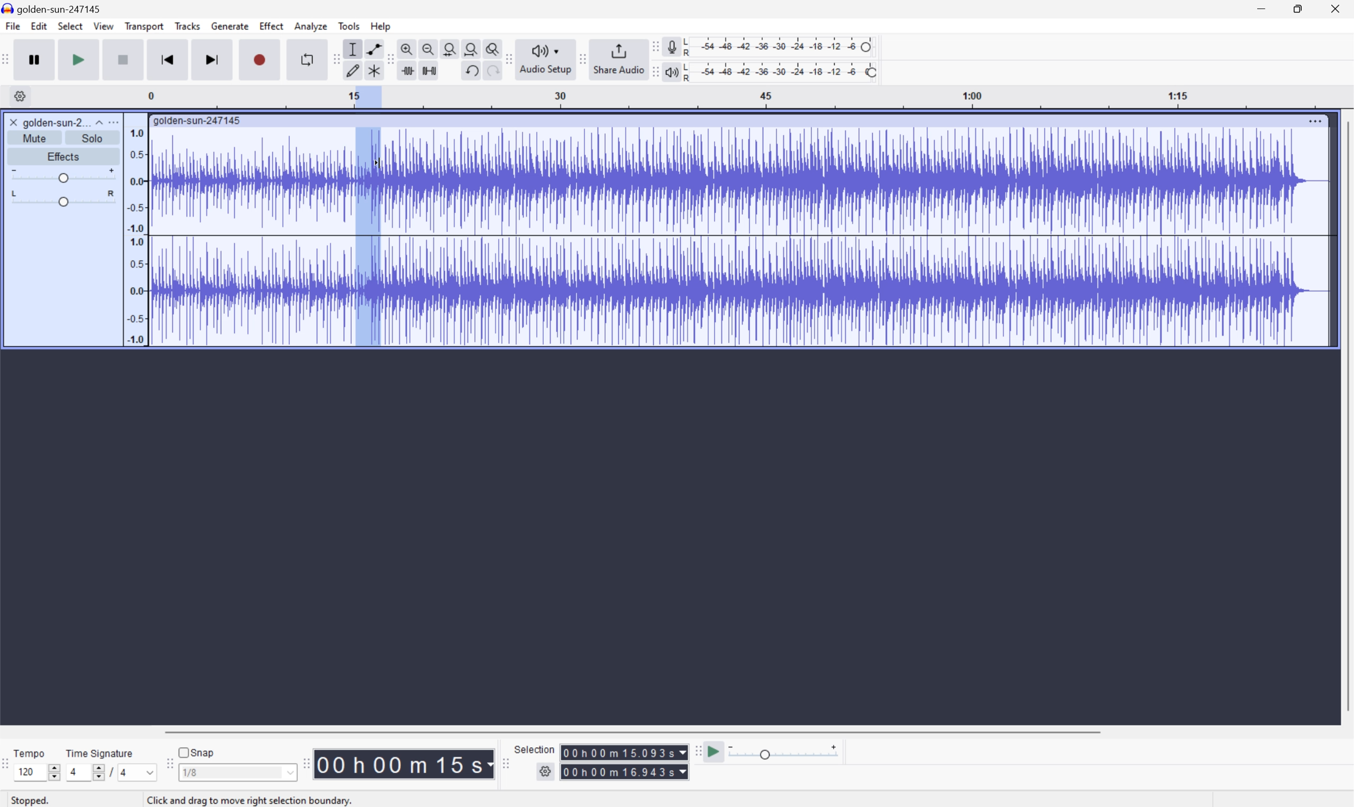  Describe the element at coordinates (34, 59) in the screenshot. I see `Pause` at that location.